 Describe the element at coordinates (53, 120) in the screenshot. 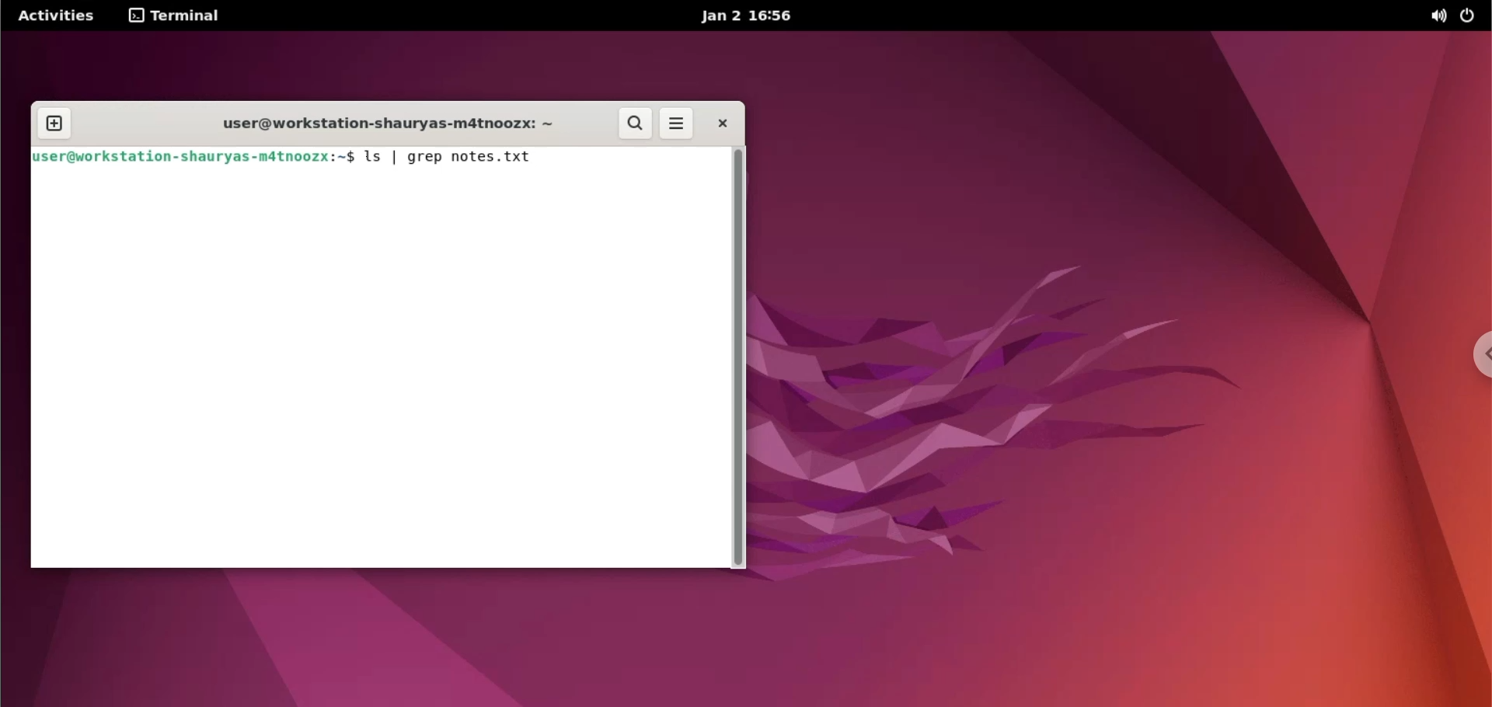

I see `new tab` at that location.